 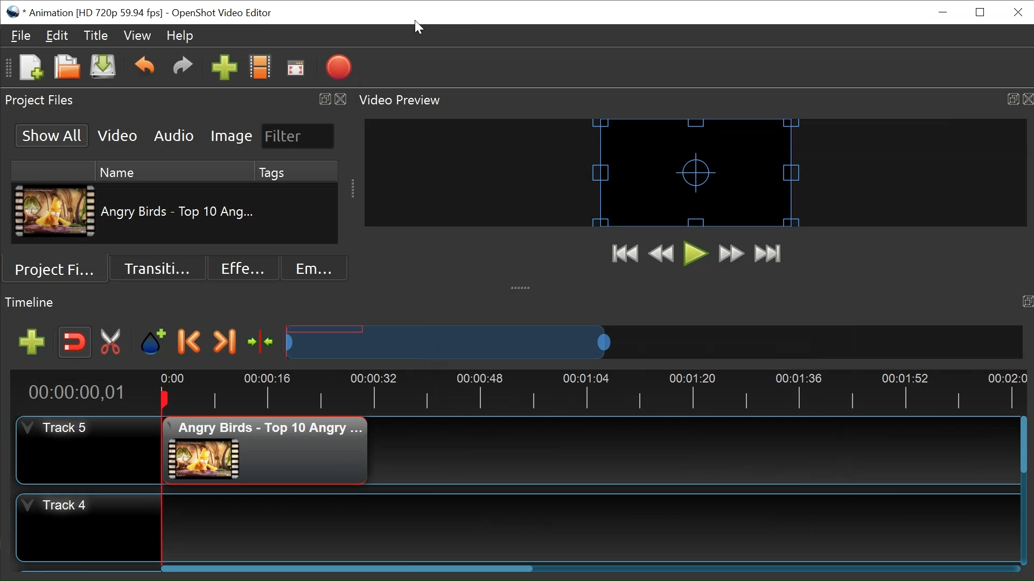 I want to click on Open Project, so click(x=29, y=68).